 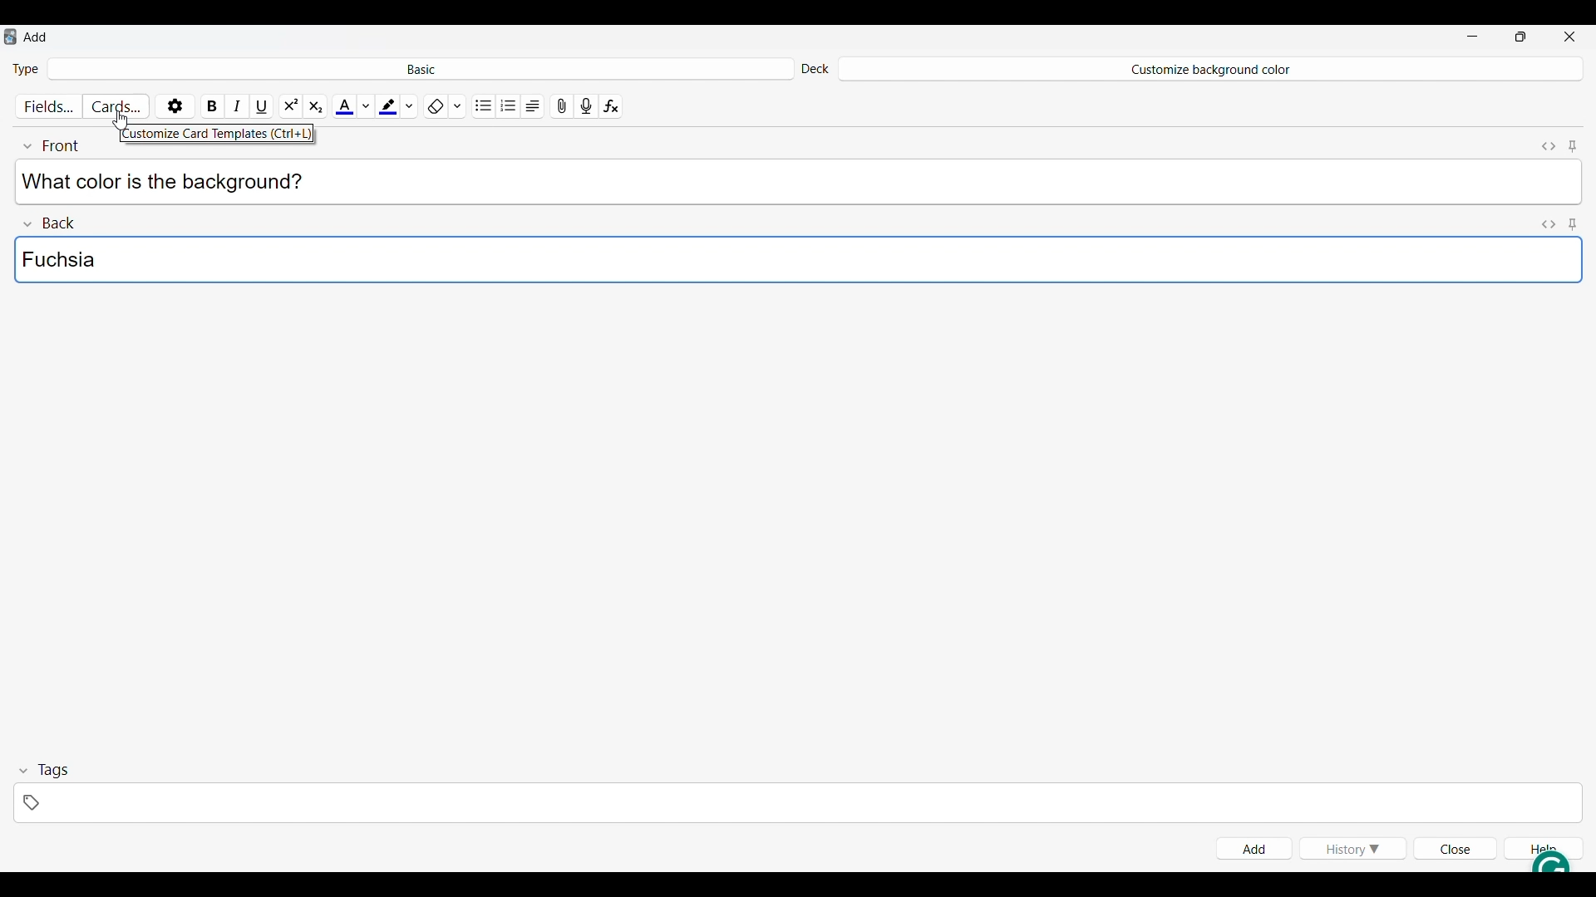 What do you see at coordinates (1209, 69) in the screenshot?
I see `Deck name changed` at bounding box center [1209, 69].